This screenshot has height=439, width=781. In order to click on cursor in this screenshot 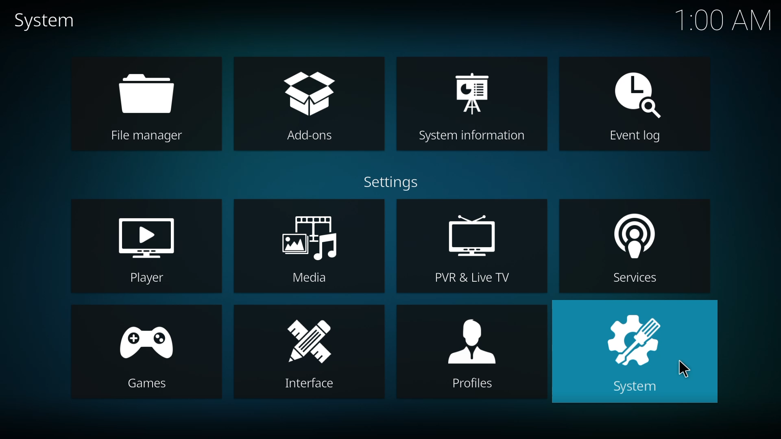, I will do `click(680, 370)`.